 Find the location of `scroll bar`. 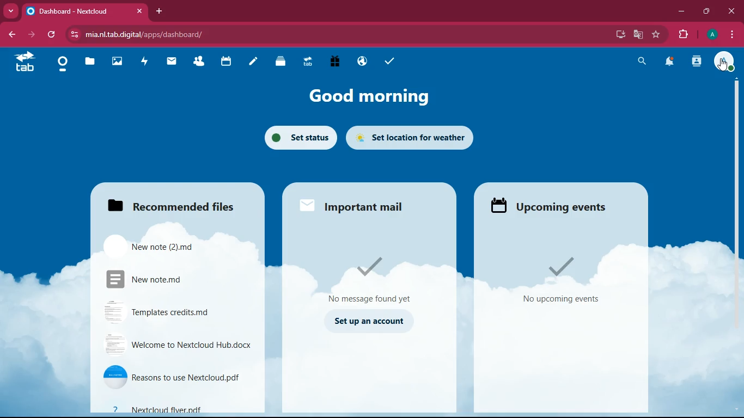

scroll bar is located at coordinates (736, 245).